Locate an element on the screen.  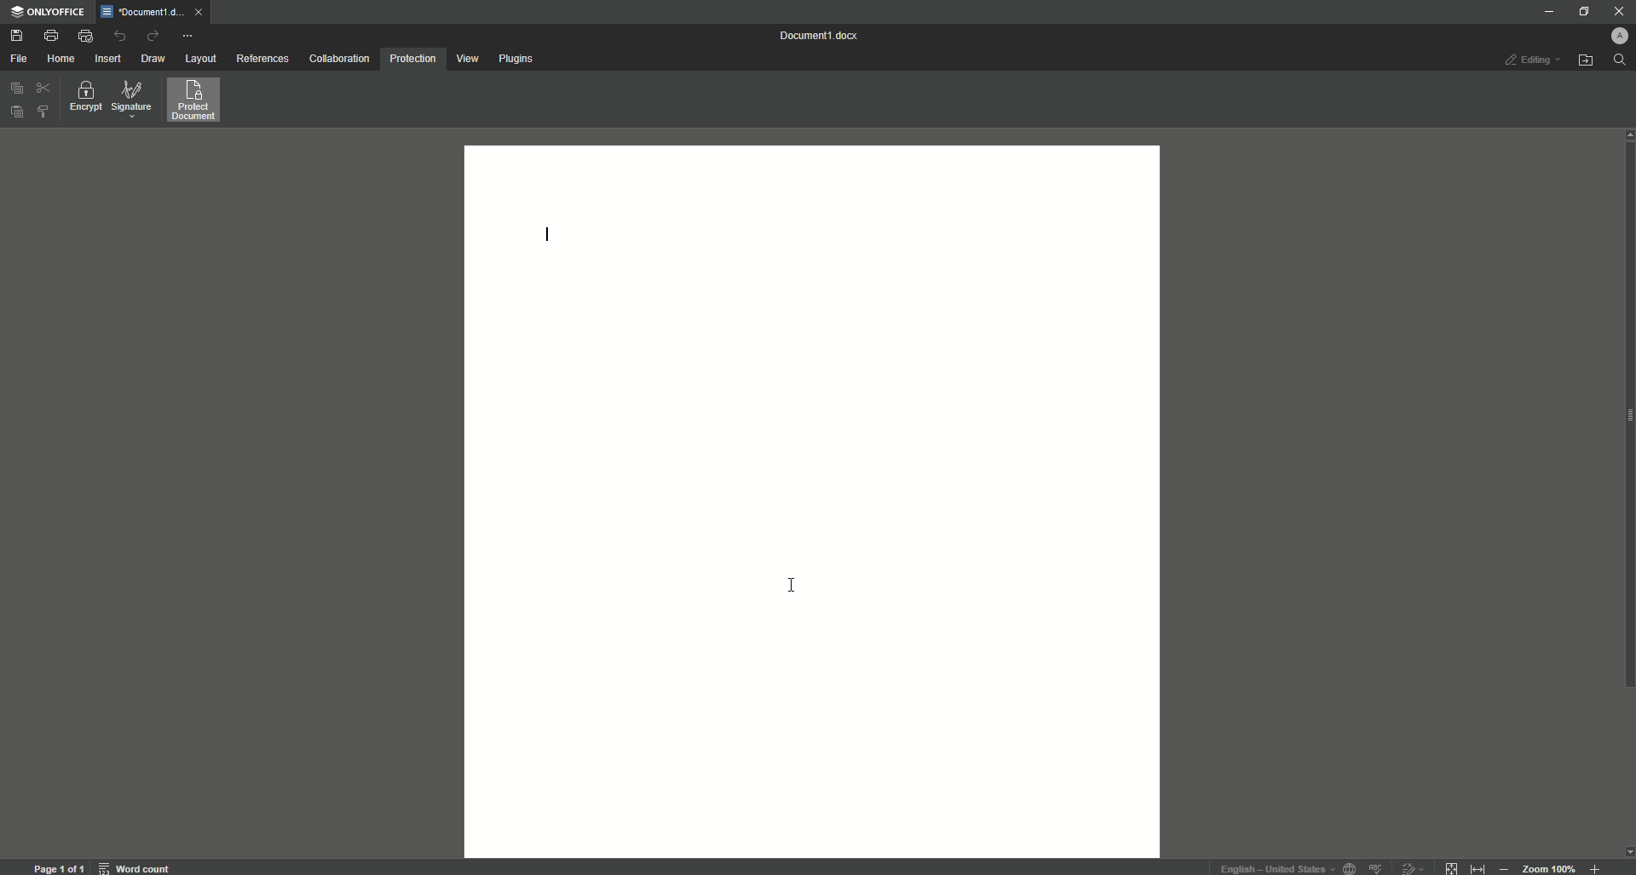
Profile is located at coordinates (1622, 33).